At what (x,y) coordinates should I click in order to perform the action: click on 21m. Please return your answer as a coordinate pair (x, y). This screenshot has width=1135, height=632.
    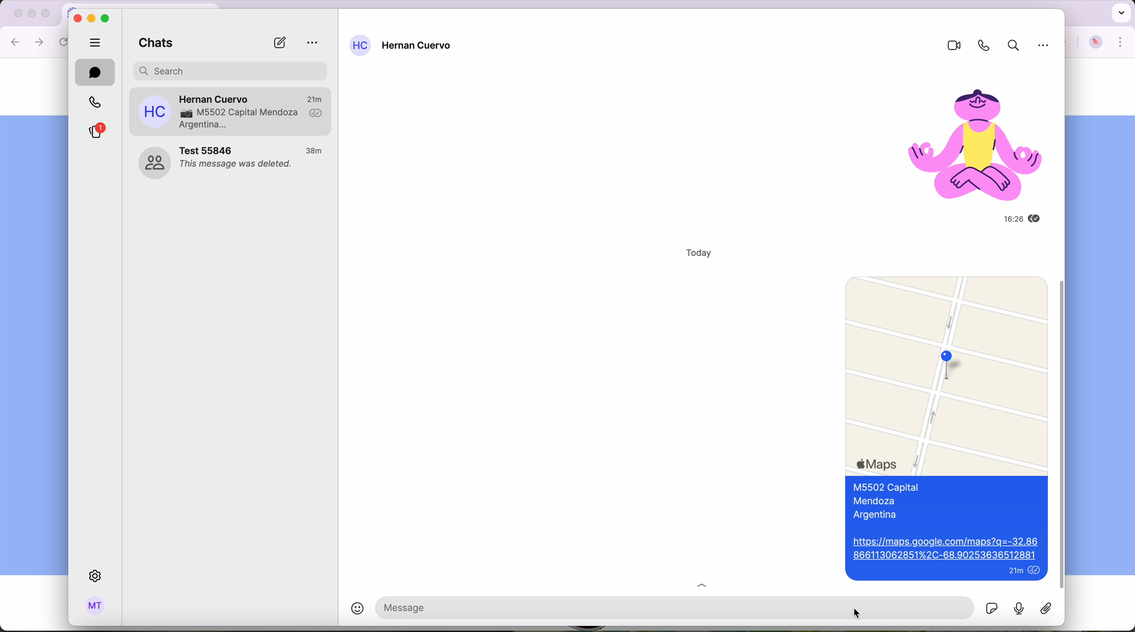
    Looking at the image, I should click on (315, 98).